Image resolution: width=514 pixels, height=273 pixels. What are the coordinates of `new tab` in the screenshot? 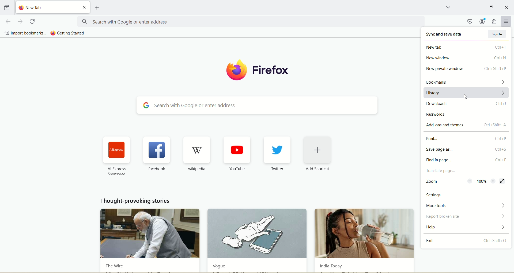 It's located at (46, 7).